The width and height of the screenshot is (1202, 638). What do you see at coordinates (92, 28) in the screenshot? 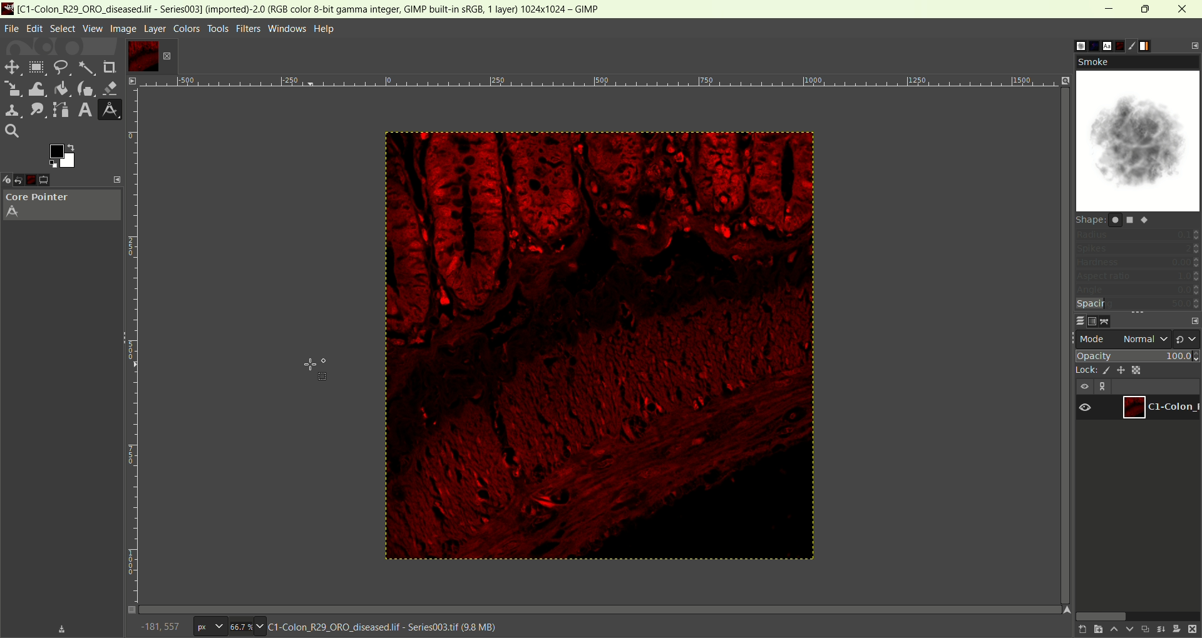
I see `view` at bounding box center [92, 28].